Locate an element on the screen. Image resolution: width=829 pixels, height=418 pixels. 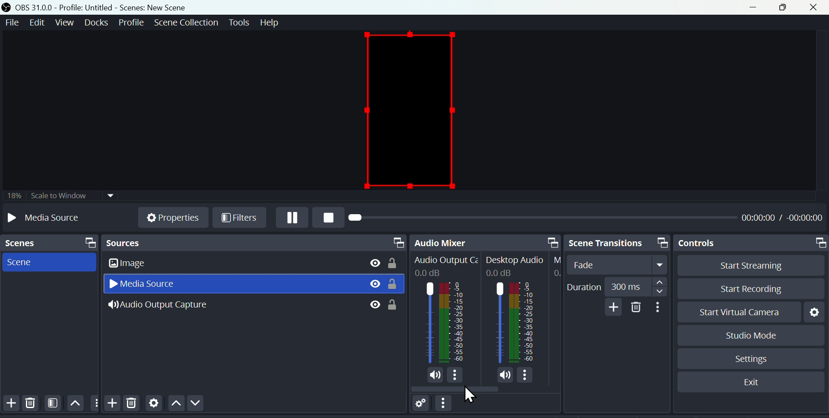
Scene collection is located at coordinates (185, 22).